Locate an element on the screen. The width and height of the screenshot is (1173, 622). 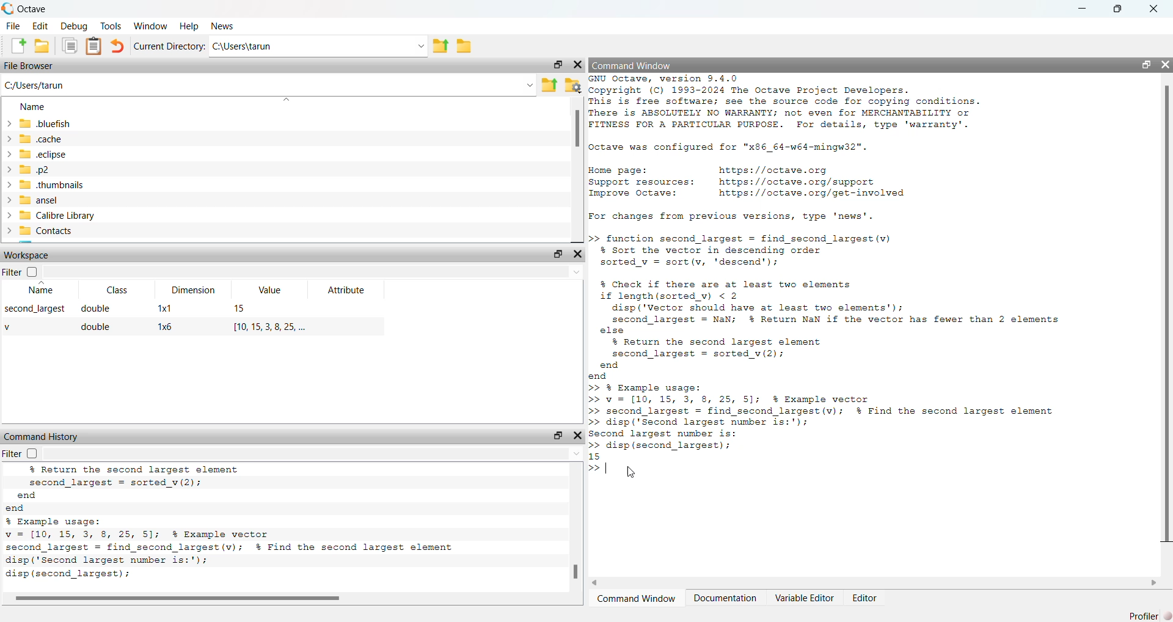
1x6 is located at coordinates (169, 327).